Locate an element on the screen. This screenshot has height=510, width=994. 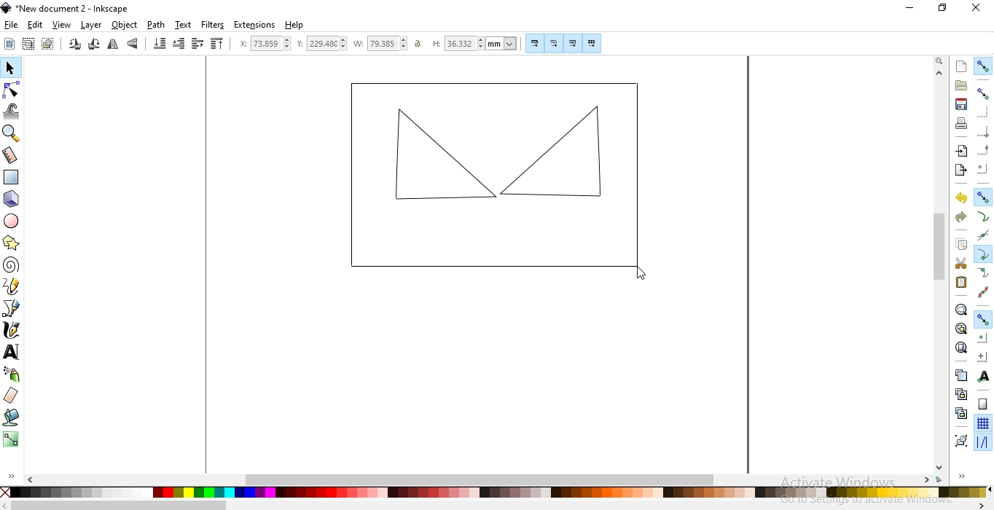
redo the action is located at coordinates (962, 216).